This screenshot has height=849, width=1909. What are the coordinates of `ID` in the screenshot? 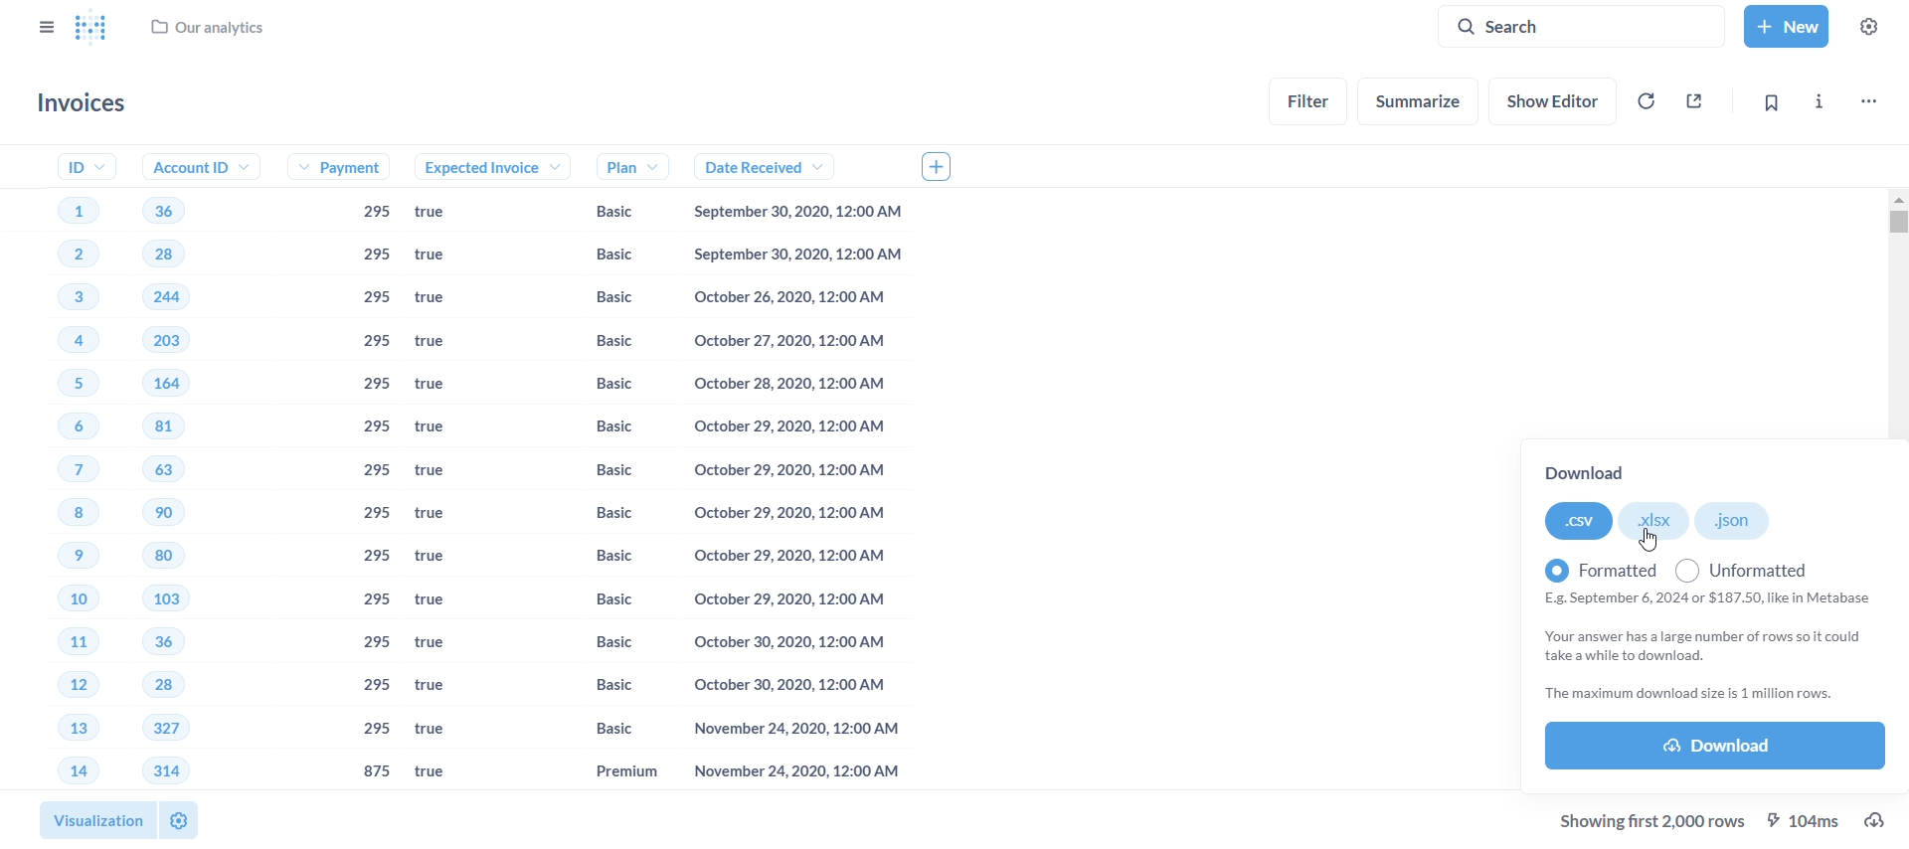 It's located at (76, 166).